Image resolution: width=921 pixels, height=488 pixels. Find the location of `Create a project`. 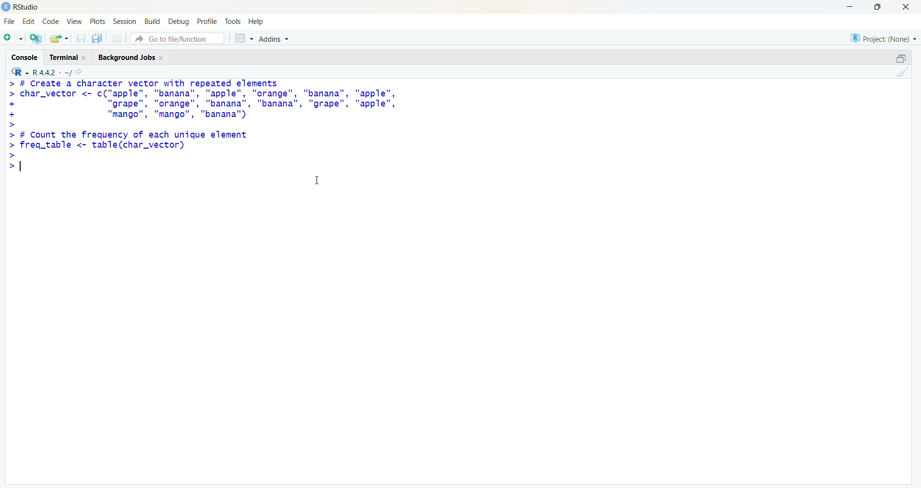

Create a project is located at coordinates (36, 38).